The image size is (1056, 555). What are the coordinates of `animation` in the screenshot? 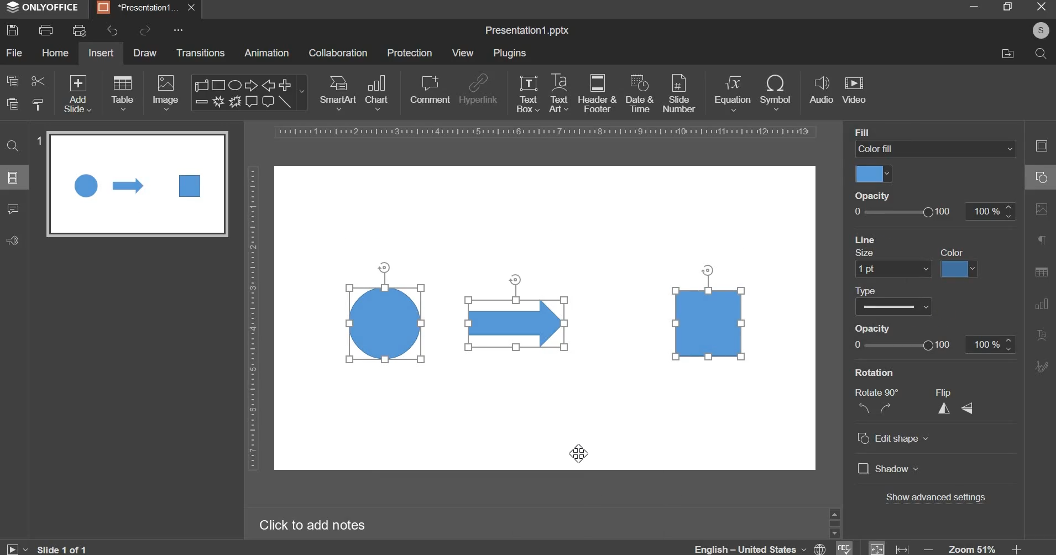 It's located at (266, 53).